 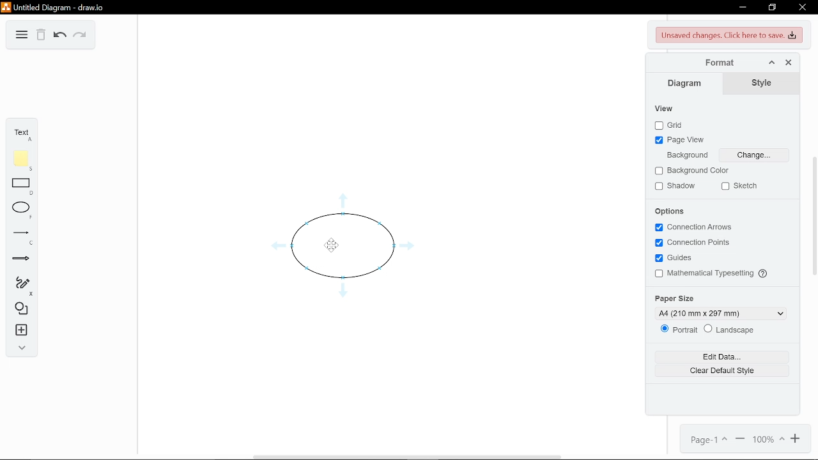 What do you see at coordinates (700, 242) in the screenshot?
I see `Connection points` at bounding box center [700, 242].